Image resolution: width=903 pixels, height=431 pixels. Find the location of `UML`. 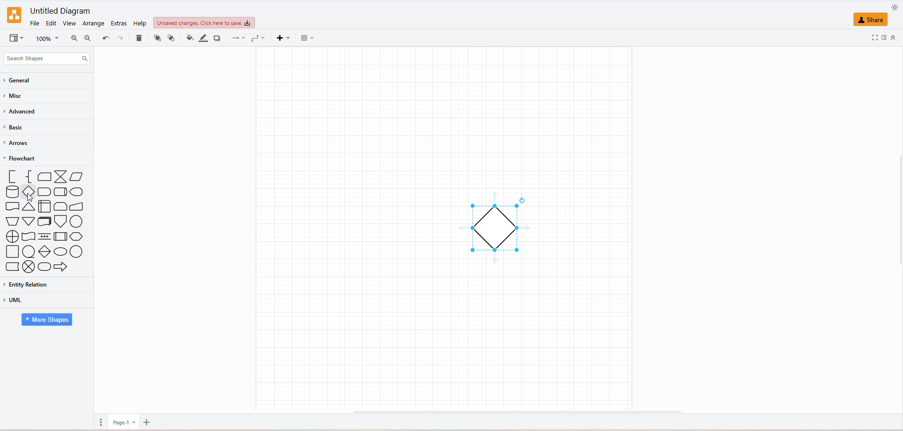

UML is located at coordinates (32, 300).